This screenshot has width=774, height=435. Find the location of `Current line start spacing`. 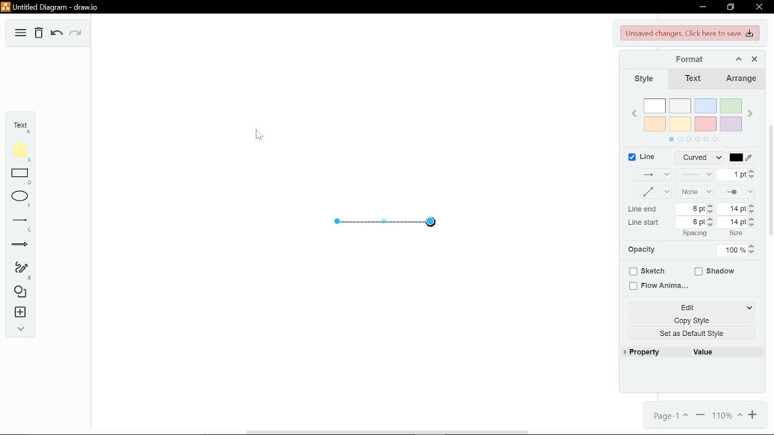

Current line start spacing is located at coordinates (690, 222).